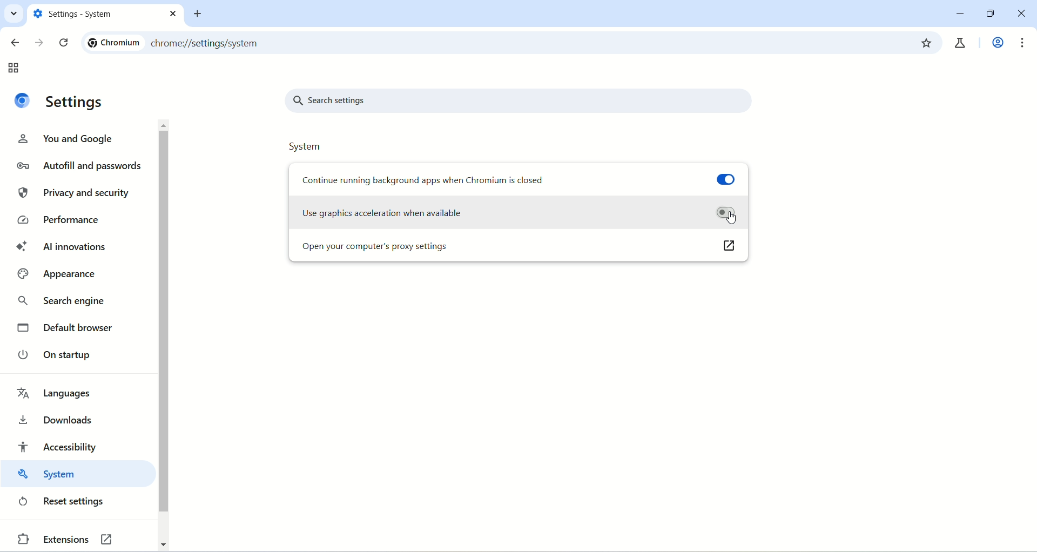  What do you see at coordinates (996, 44) in the screenshot?
I see `work` at bounding box center [996, 44].